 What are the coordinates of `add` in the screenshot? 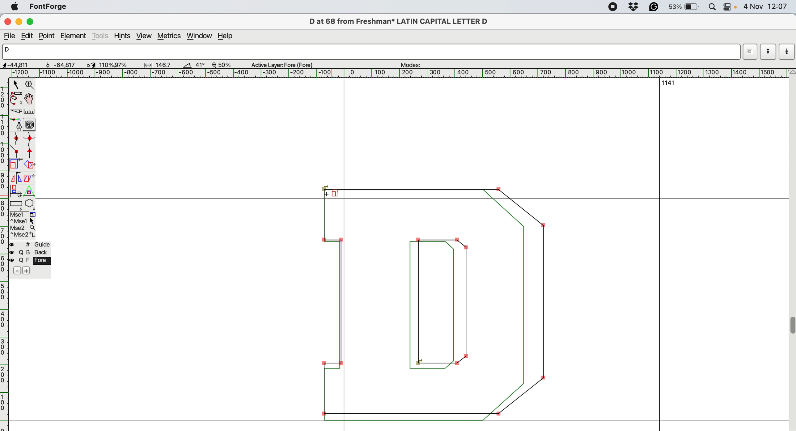 It's located at (27, 271).